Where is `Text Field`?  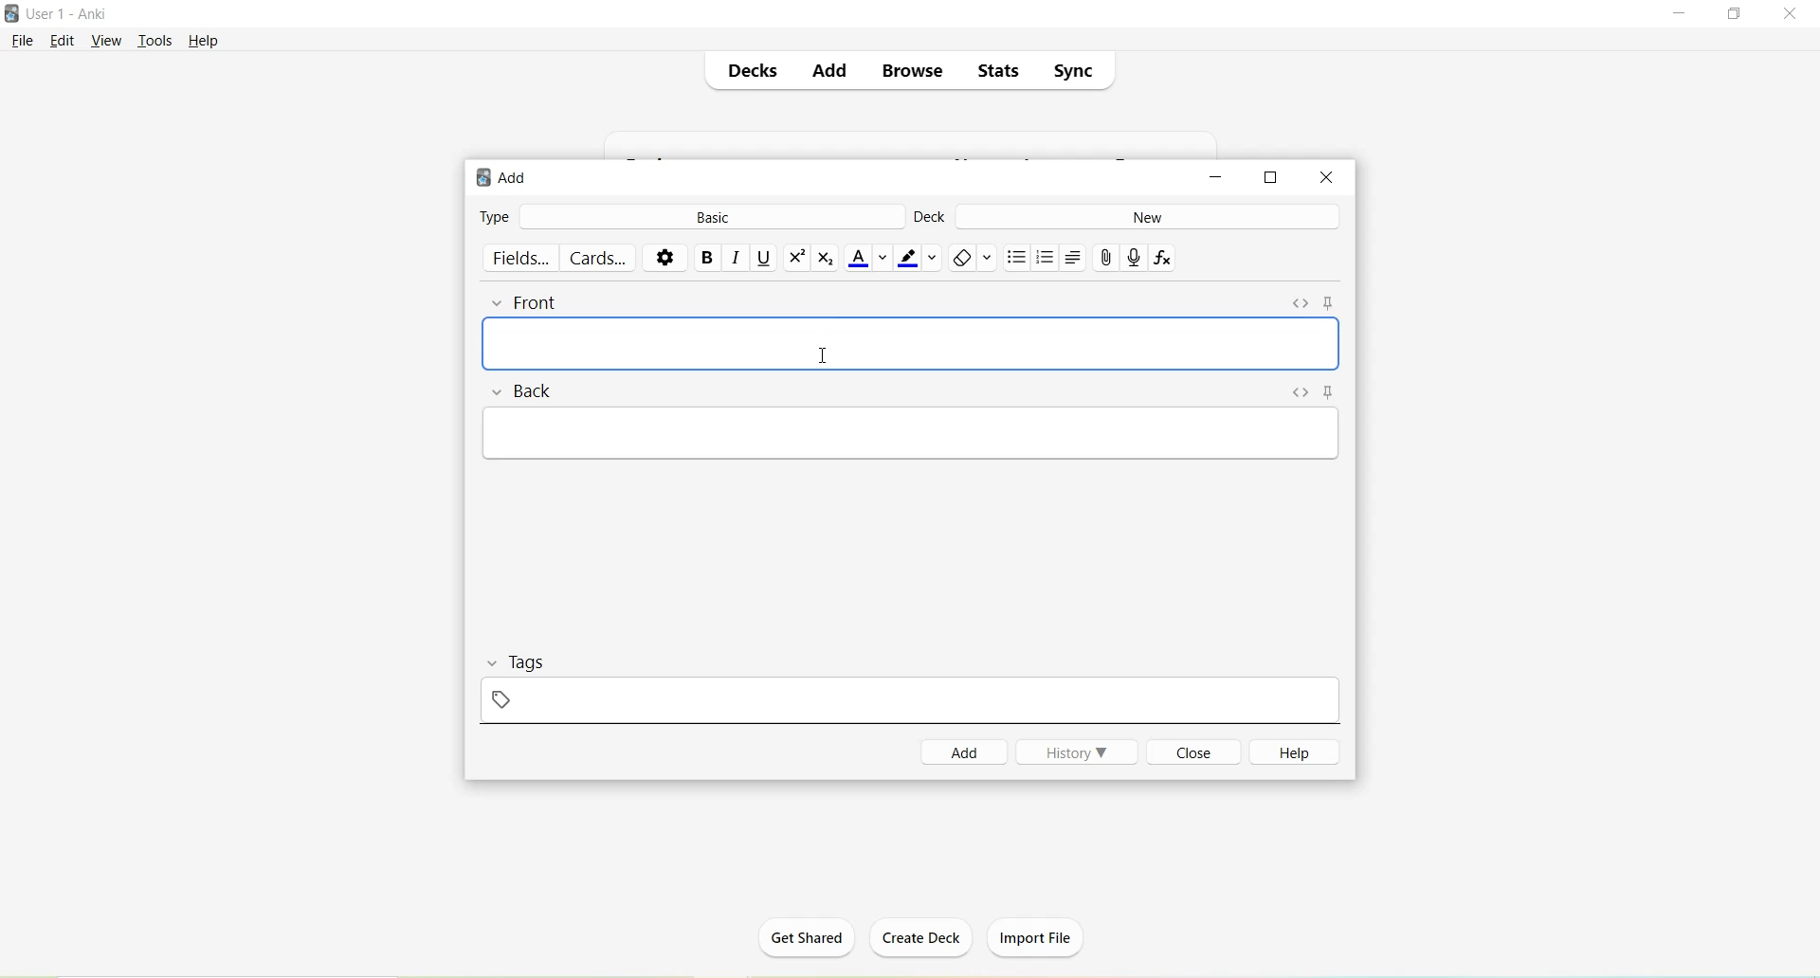
Text Field is located at coordinates (914, 432).